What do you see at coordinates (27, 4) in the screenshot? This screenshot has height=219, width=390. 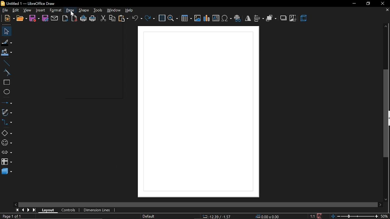 I see `Untitled 1 - LibreOffice Draw - current window` at bounding box center [27, 4].